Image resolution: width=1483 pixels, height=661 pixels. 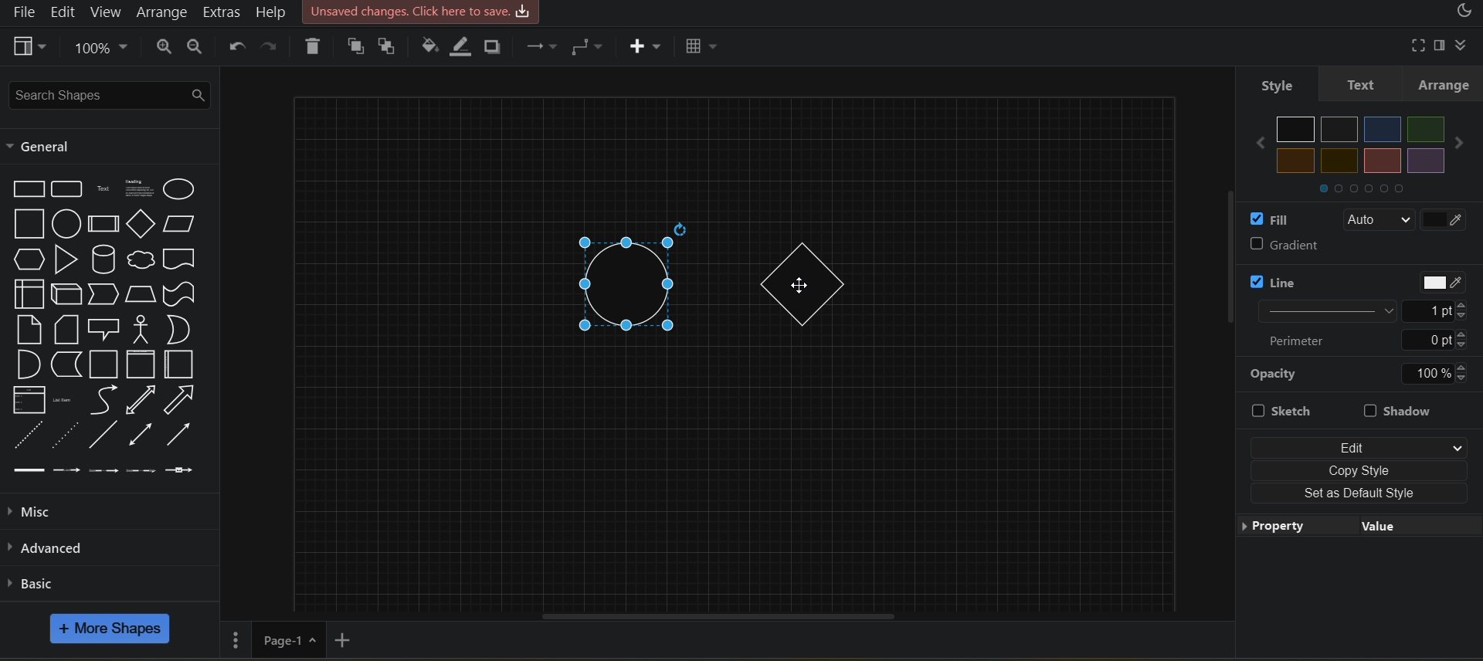 I want to click on Connector with symbol, so click(x=183, y=471).